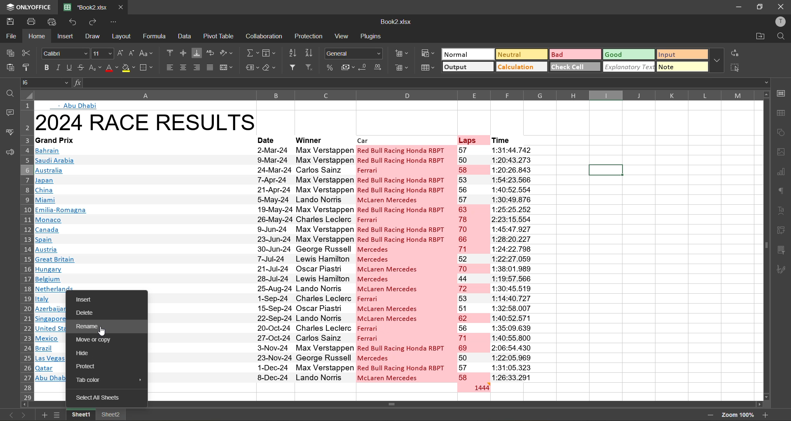 This screenshot has height=421, width=791. Describe the element at coordinates (466, 67) in the screenshot. I see `output` at that location.